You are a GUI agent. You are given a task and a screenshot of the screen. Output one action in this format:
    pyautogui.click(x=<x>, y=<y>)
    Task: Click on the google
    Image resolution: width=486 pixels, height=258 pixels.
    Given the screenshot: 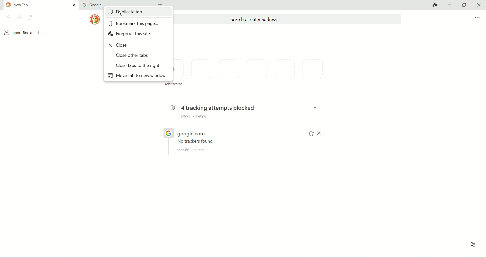 What is the action you would take?
    pyautogui.click(x=183, y=150)
    